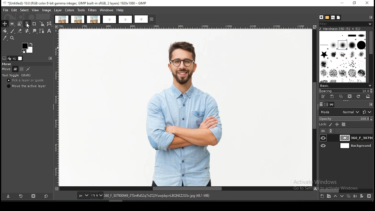 This screenshot has height=211, width=375. What do you see at coordinates (362, 196) in the screenshot?
I see `add a mask` at bounding box center [362, 196].